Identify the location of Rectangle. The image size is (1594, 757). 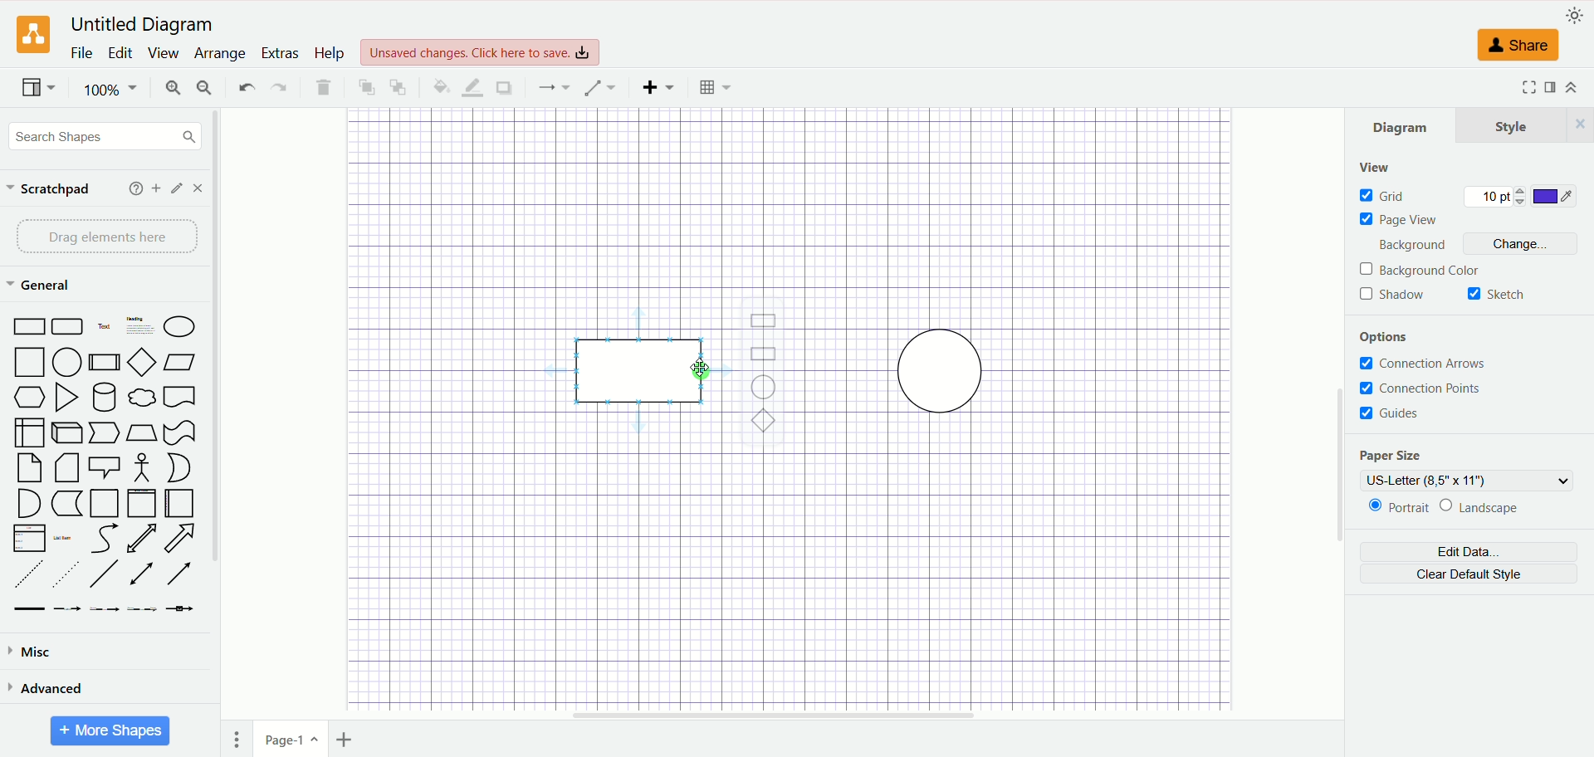
(765, 320).